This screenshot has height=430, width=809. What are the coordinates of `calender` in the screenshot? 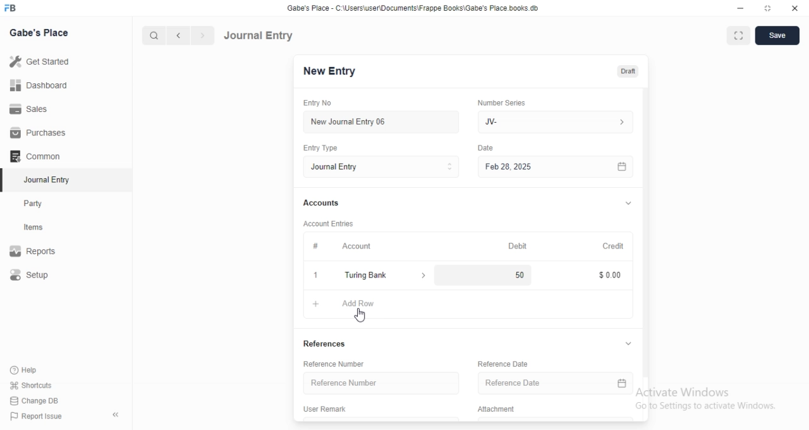 It's located at (623, 385).